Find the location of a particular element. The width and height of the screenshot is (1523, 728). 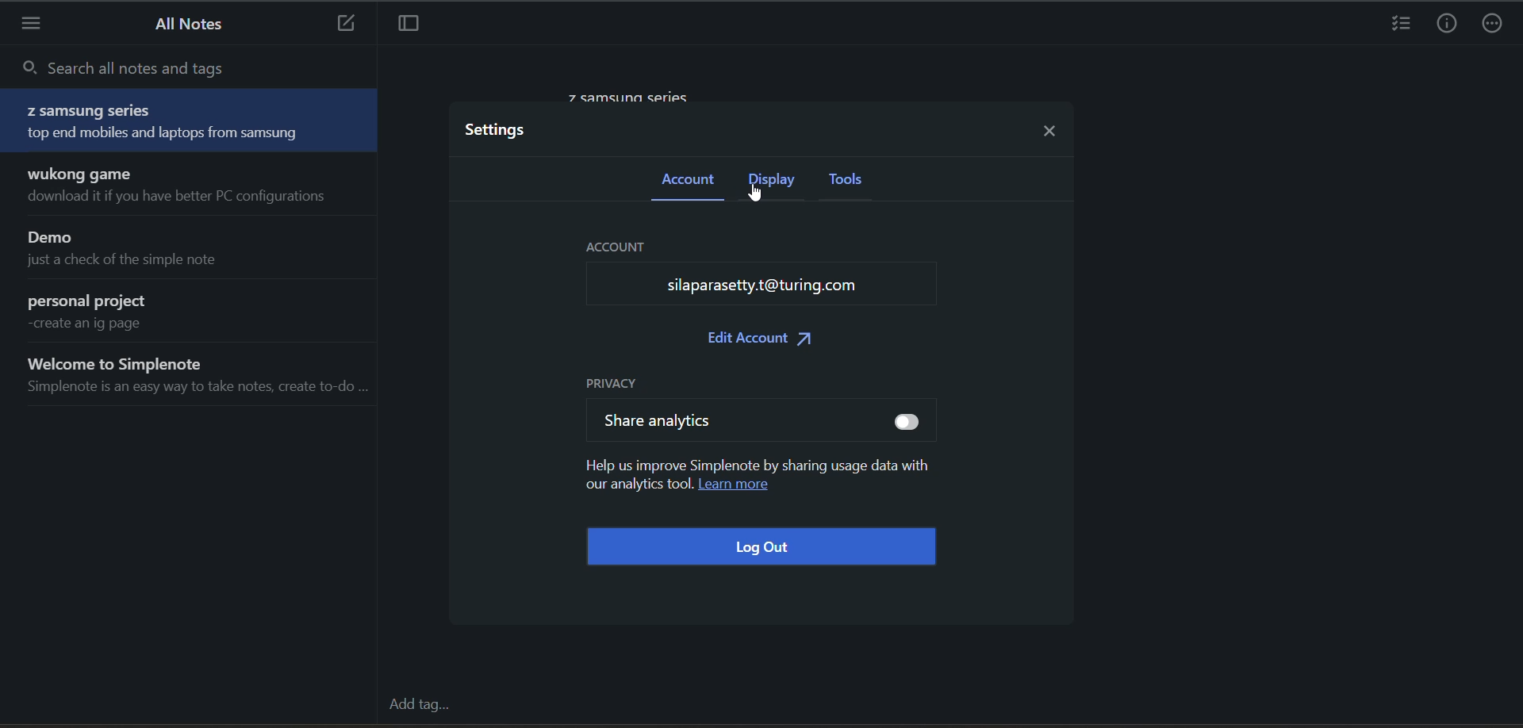

cursor is located at coordinates (761, 194).